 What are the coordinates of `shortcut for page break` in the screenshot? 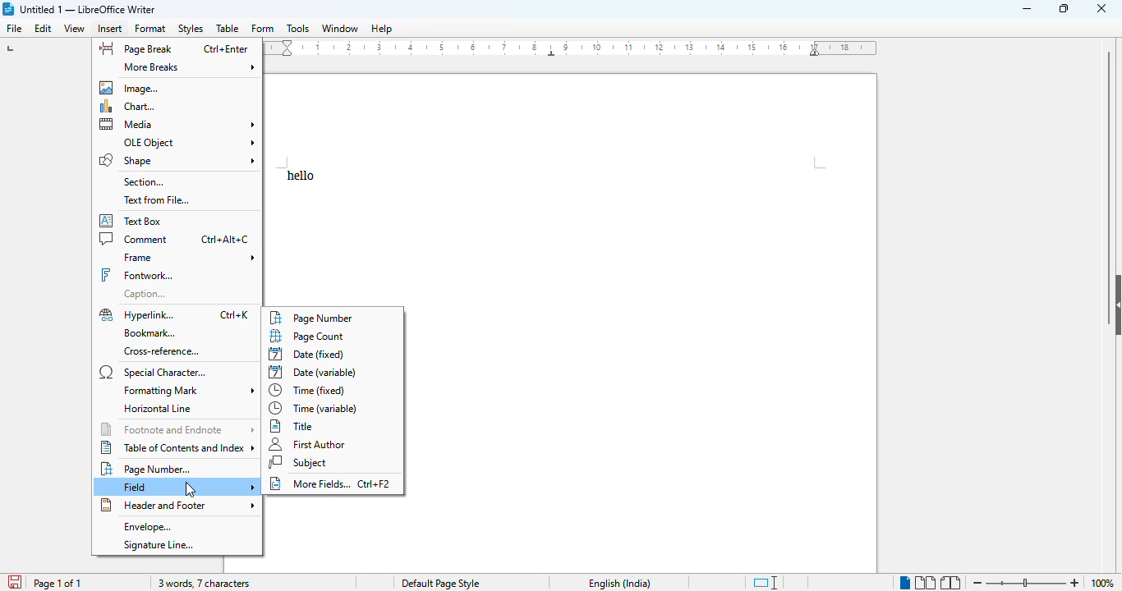 It's located at (225, 49).